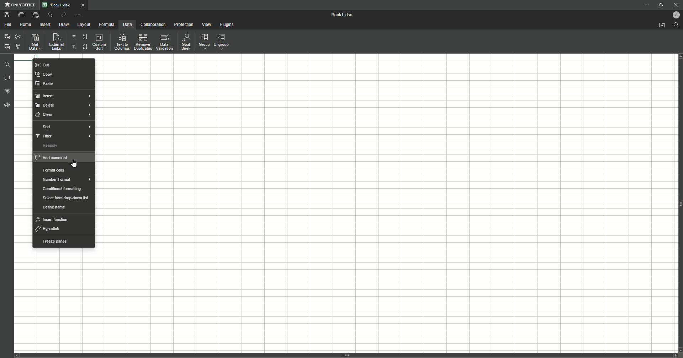 This screenshot has height=358, width=683. Describe the element at coordinates (77, 164) in the screenshot. I see `Cursor` at that location.